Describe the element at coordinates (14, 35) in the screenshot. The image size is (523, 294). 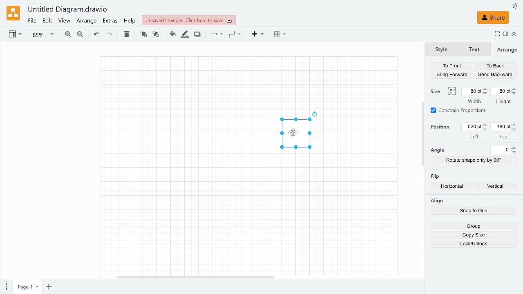
I see `View settings` at that location.